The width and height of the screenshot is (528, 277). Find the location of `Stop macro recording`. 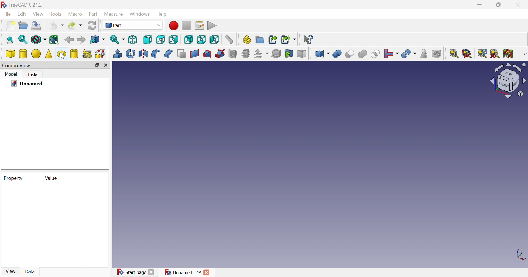

Stop macro recording is located at coordinates (186, 25).